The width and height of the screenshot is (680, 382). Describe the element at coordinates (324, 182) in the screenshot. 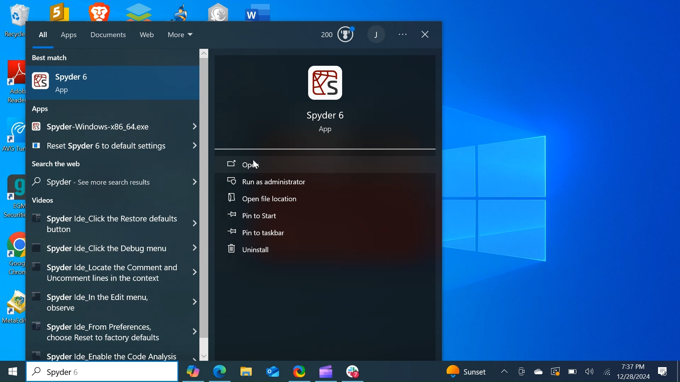

I see `Run as Administrator` at that location.